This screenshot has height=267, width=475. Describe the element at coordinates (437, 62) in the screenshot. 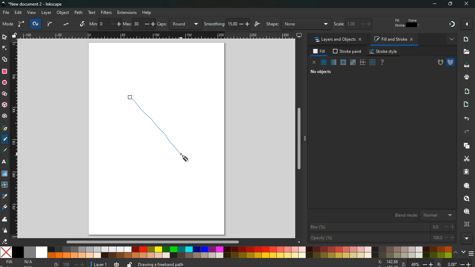

I see `hole` at that location.